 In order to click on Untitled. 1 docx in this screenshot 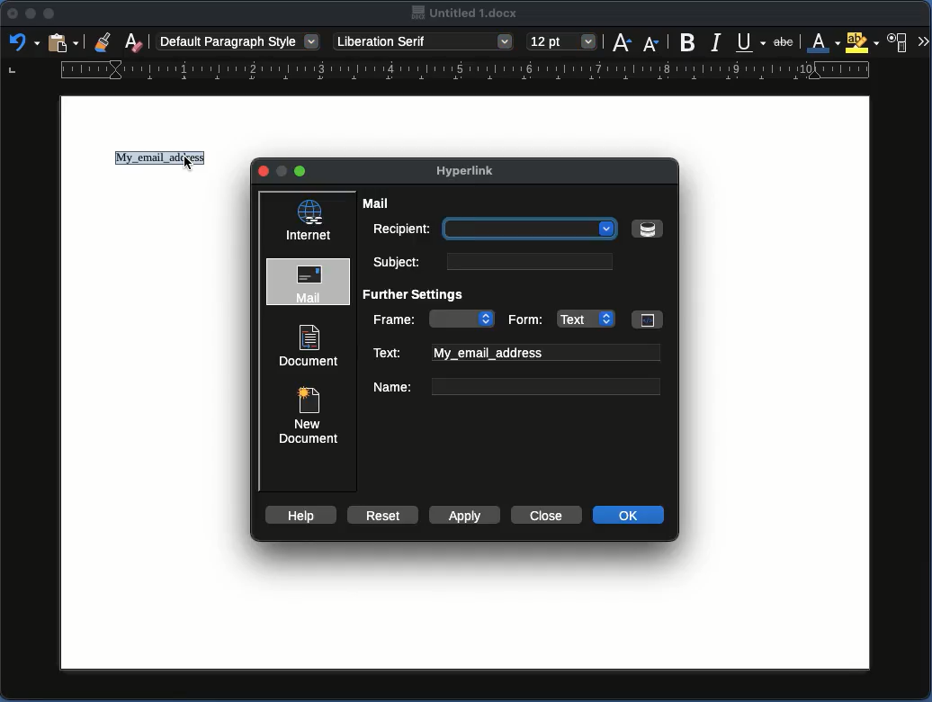, I will do `click(466, 13)`.